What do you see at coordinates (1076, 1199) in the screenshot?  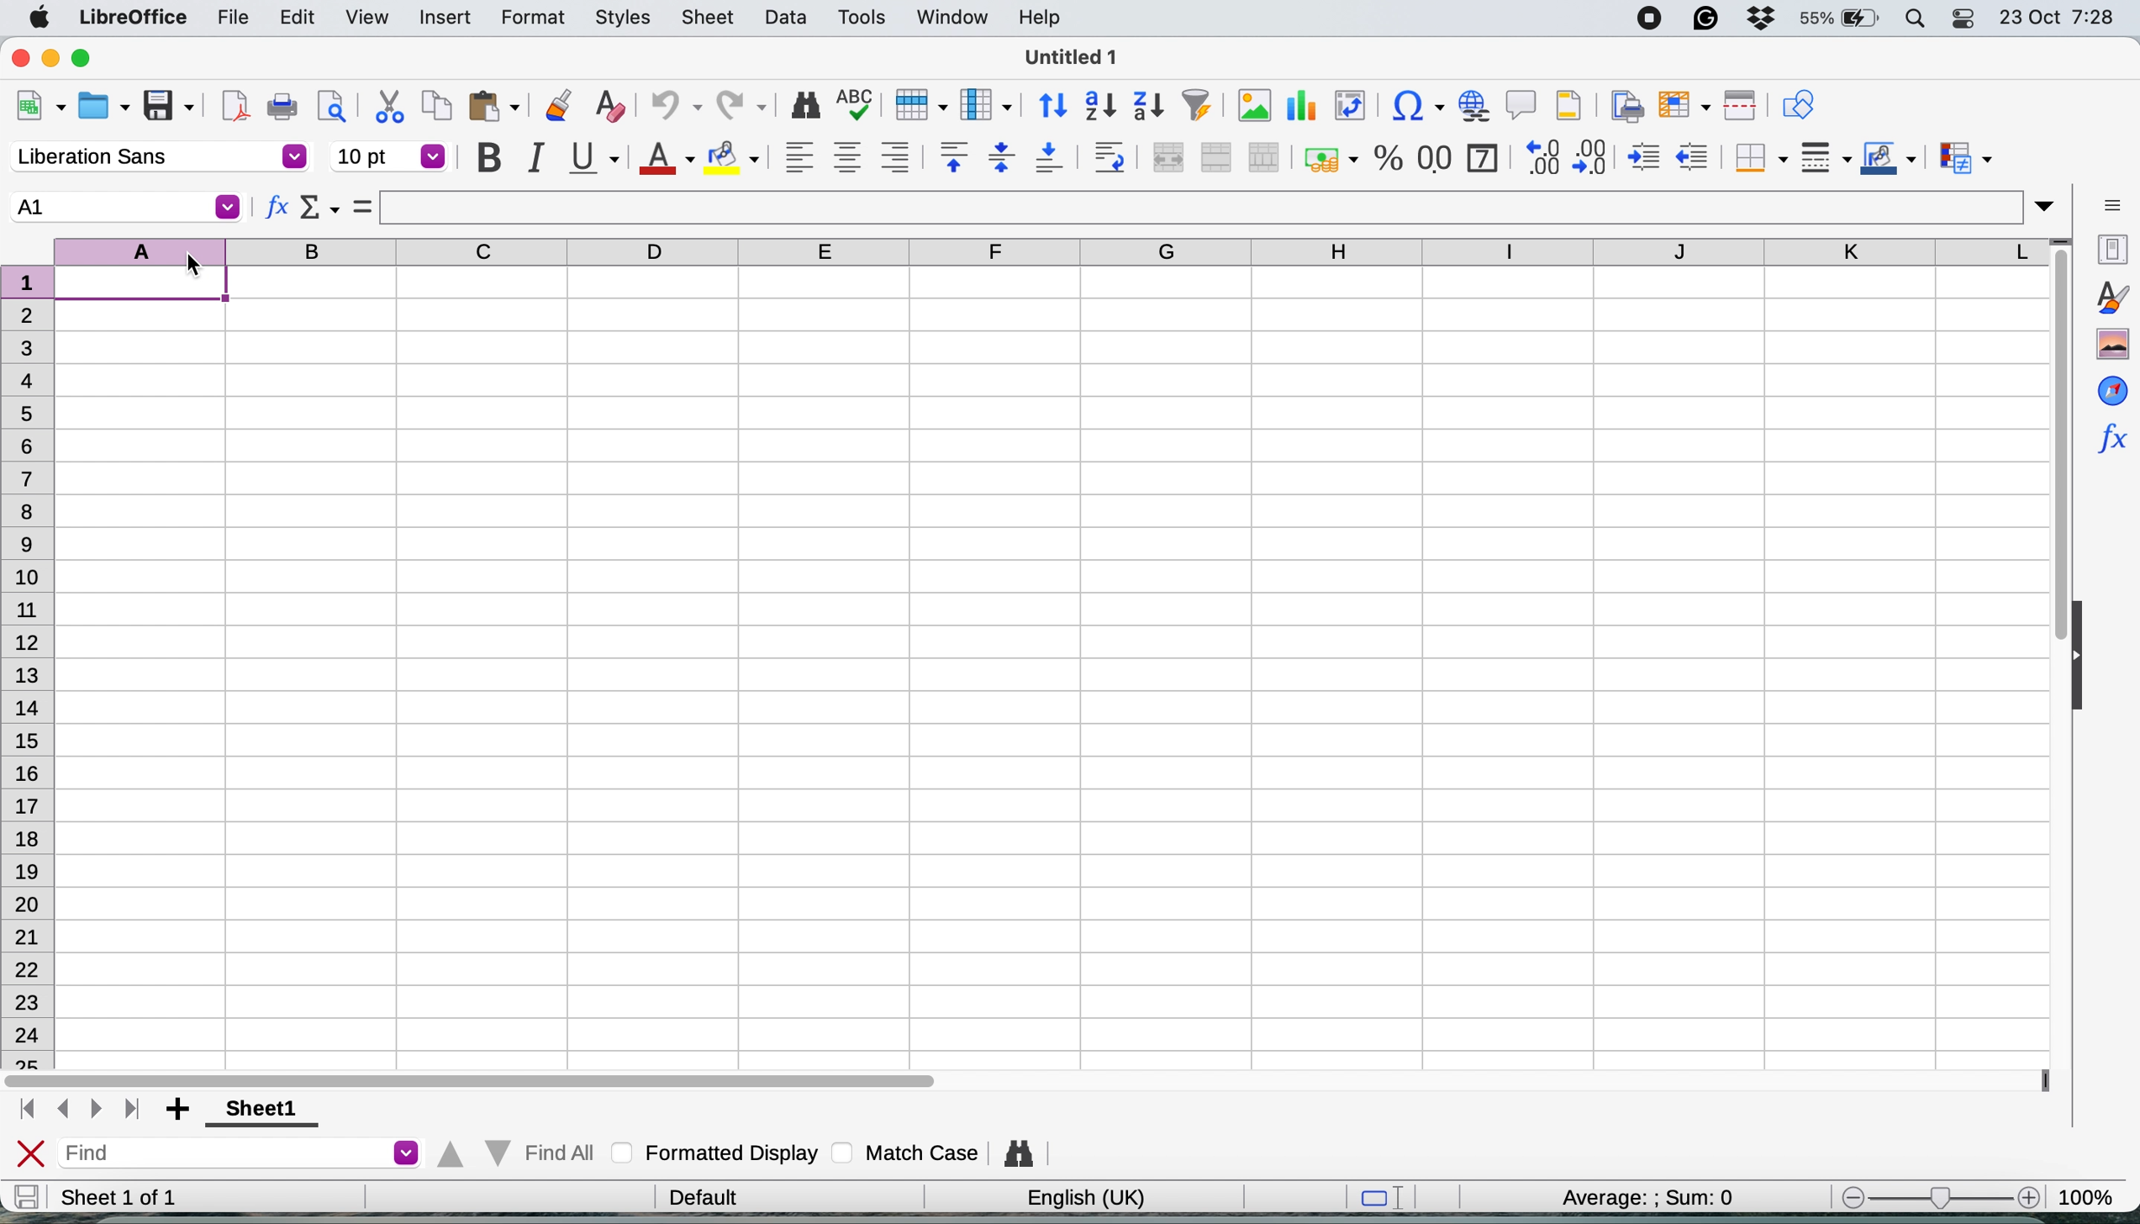 I see `english uk` at bounding box center [1076, 1199].